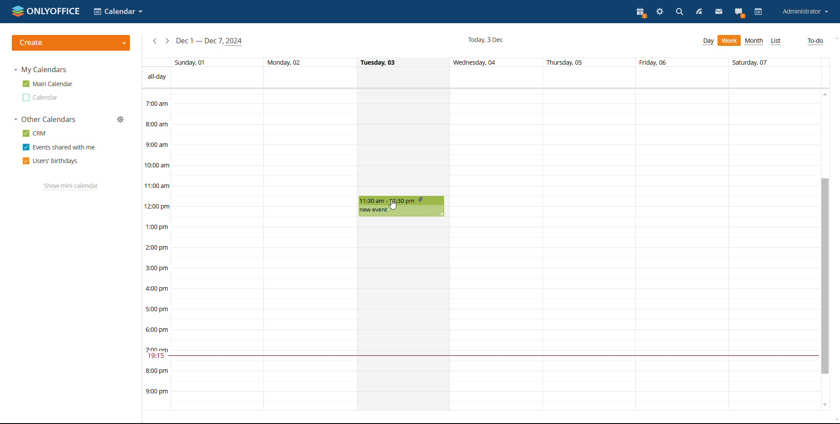  I want to click on 5:00 pm, so click(157, 308).